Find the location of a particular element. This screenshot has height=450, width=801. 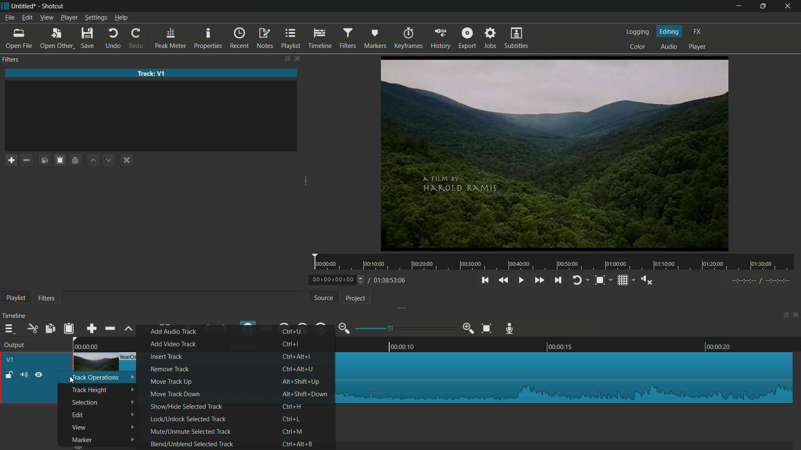

project is located at coordinates (353, 297).